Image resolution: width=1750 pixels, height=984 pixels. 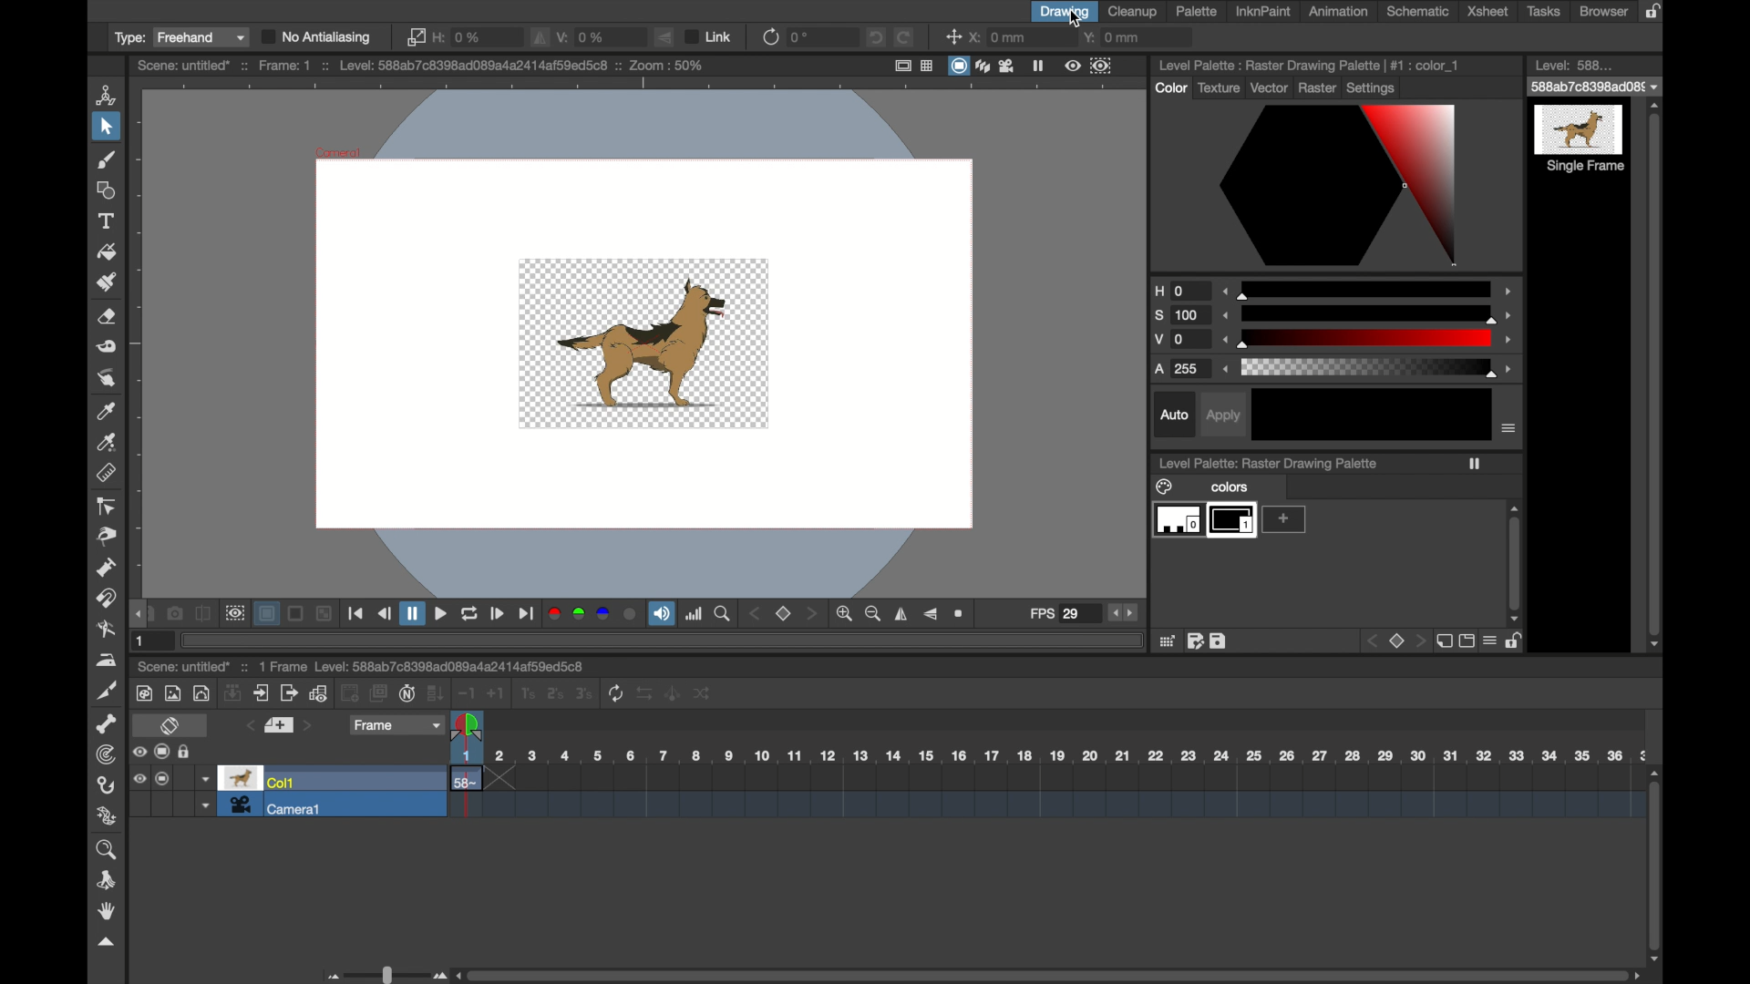 What do you see at coordinates (1342, 186) in the screenshot?
I see `color choice` at bounding box center [1342, 186].